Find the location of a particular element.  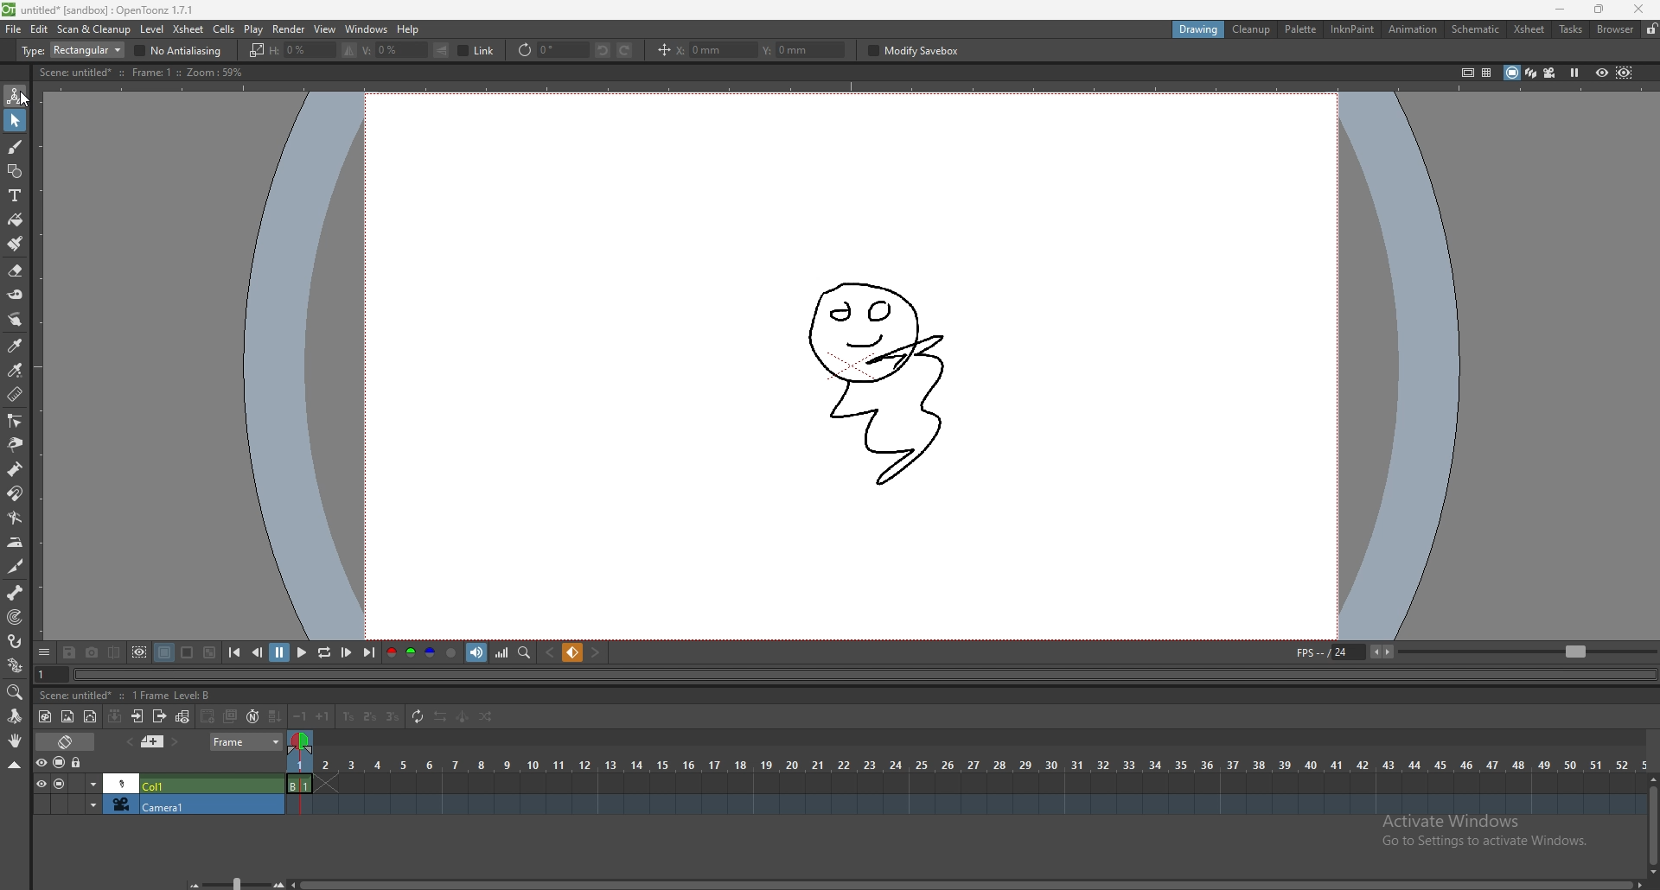

camera 1 timeline is located at coordinates (962, 810).